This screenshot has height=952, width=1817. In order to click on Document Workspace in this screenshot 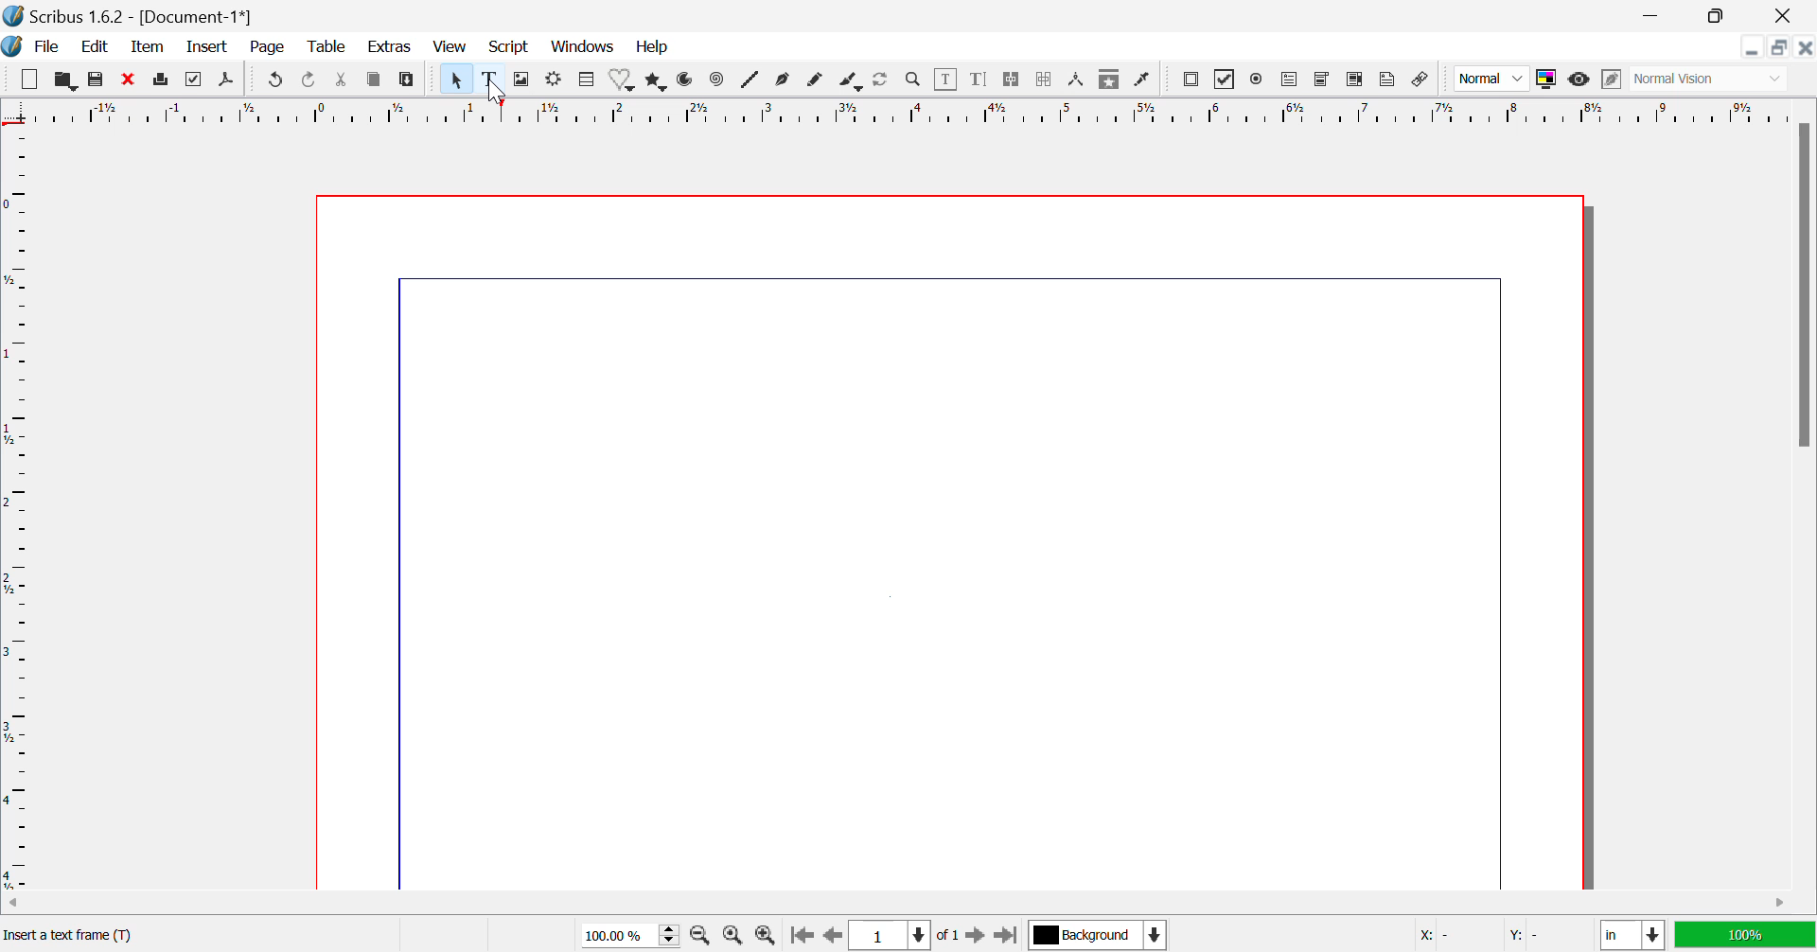, I will do `click(955, 544)`.